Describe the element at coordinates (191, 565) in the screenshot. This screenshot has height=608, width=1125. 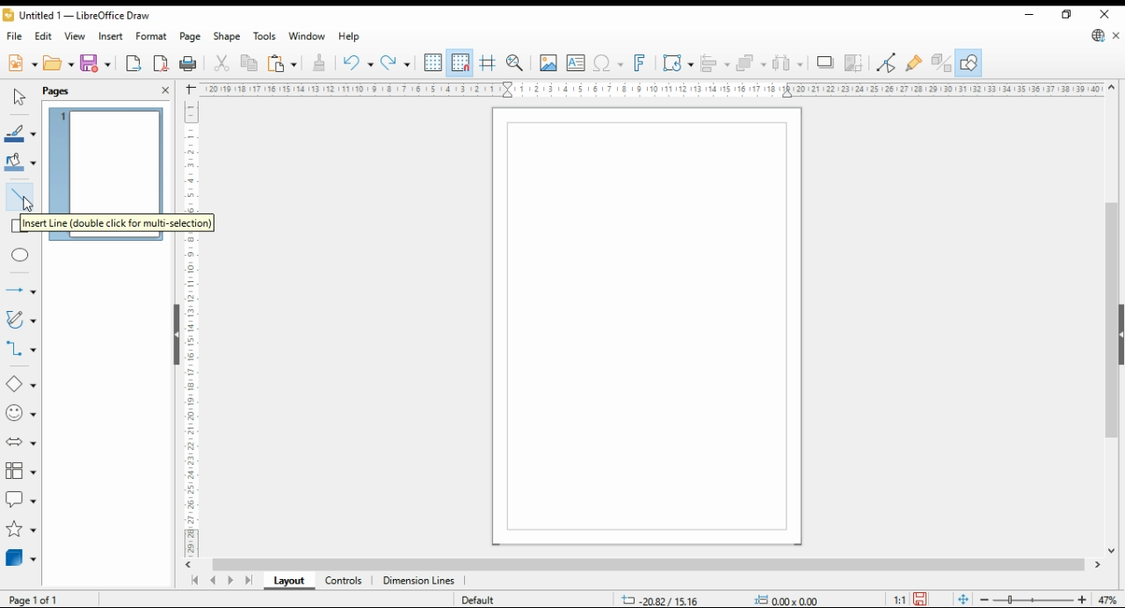
I see `move left` at that location.